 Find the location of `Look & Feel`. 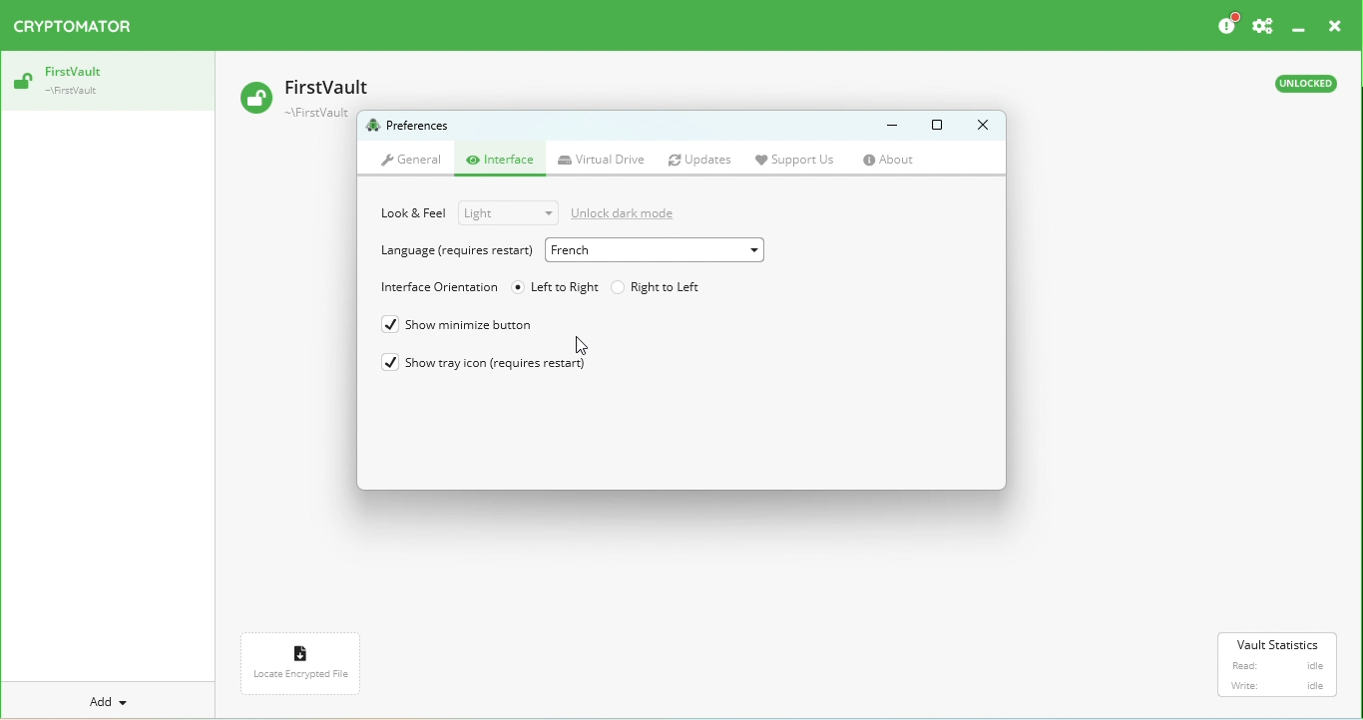

Look & Feel is located at coordinates (414, 213).